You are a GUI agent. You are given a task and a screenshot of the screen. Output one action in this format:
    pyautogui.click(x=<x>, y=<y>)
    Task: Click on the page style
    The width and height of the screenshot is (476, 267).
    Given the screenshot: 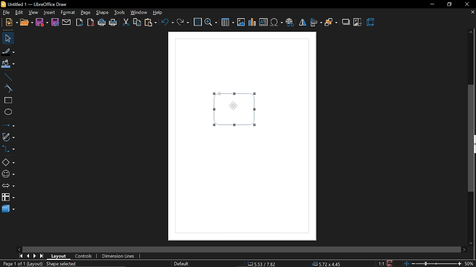 What is the action you would take?
    pyautogui.click(x=181, y=263)
    